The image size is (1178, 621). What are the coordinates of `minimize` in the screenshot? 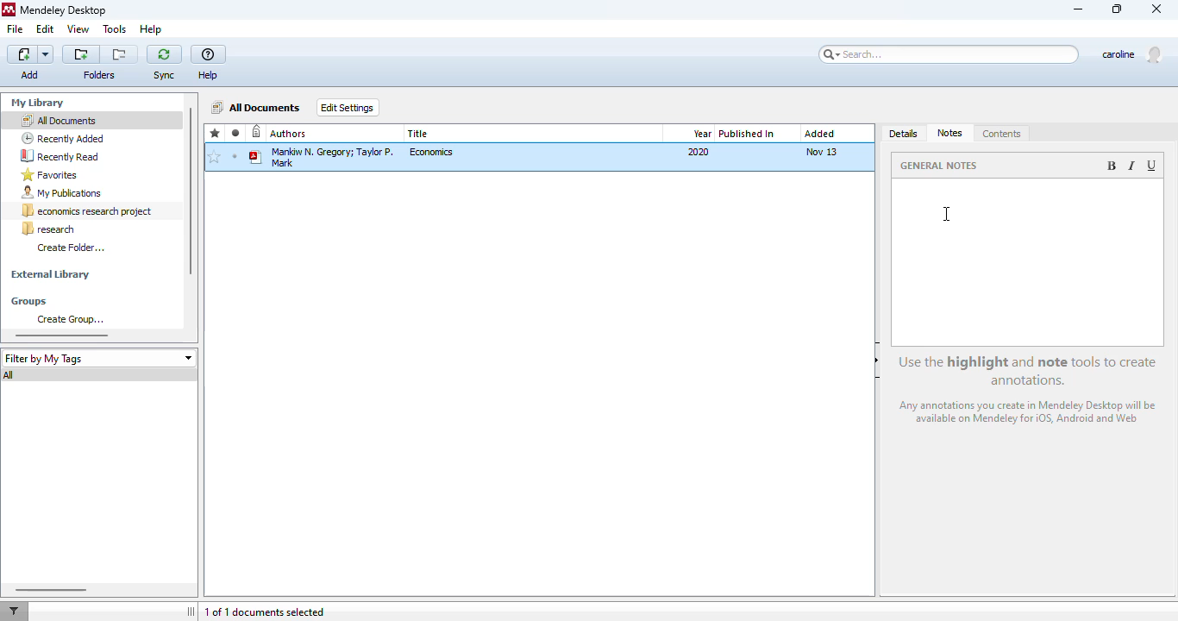 It's located at (1079, 10).